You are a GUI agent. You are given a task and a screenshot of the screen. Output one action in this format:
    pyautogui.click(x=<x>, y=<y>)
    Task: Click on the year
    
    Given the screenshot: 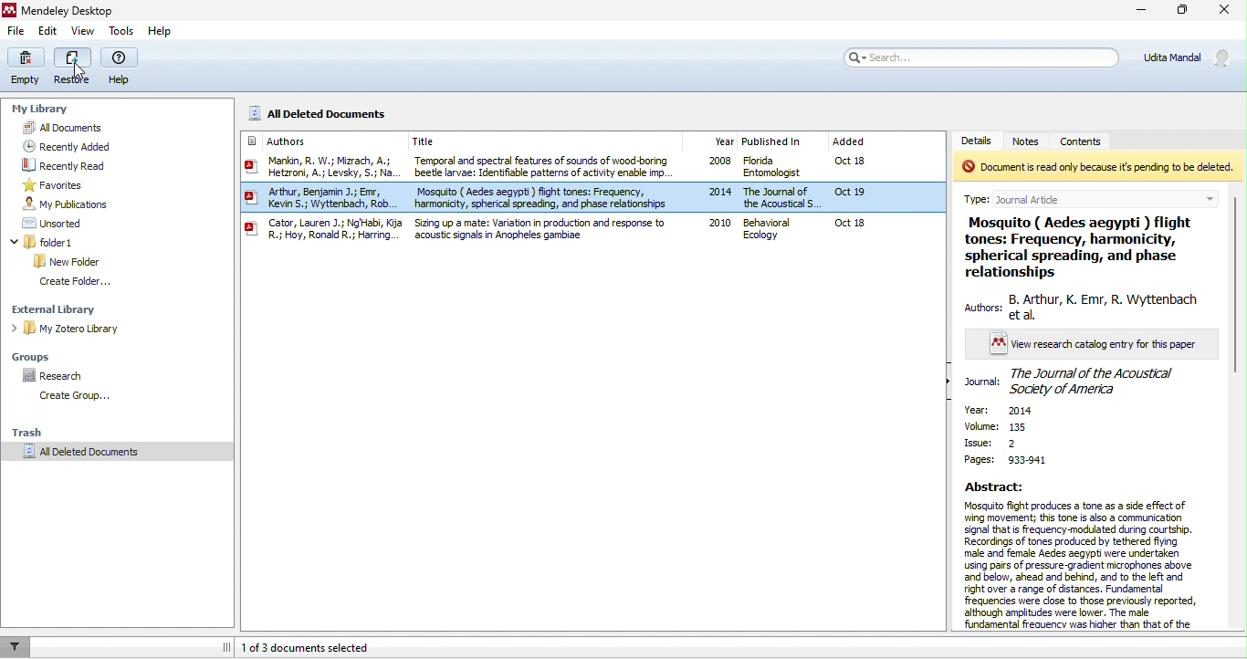 What is the action you would take?
    pyautogui.click(x=722, y=140)
    